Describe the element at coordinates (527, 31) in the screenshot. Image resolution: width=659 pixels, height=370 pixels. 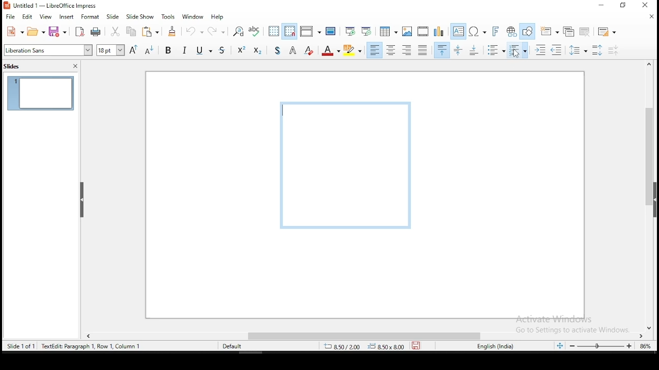
I see `show draw functions` at that location.